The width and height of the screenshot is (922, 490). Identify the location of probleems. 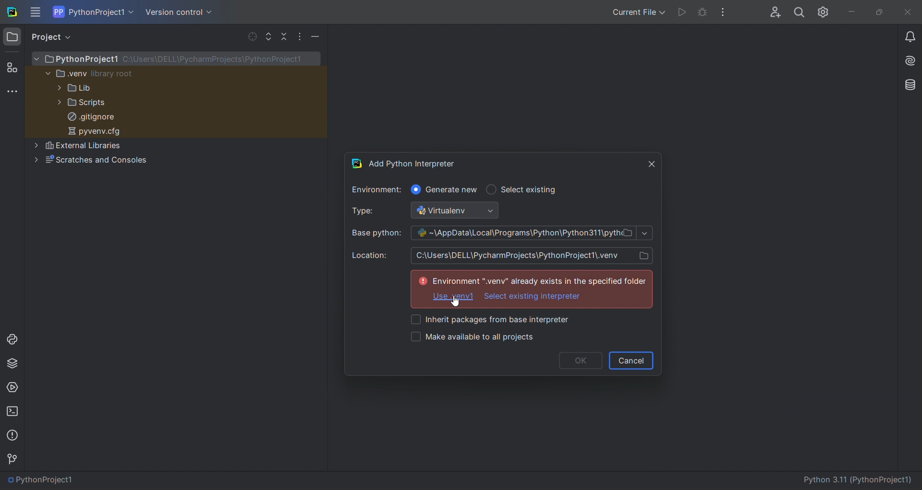
(14, 435).